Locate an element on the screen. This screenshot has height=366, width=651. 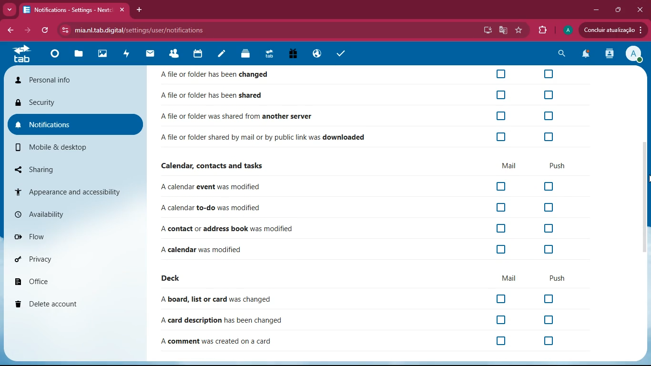
off is located at coordinates (501, 73).